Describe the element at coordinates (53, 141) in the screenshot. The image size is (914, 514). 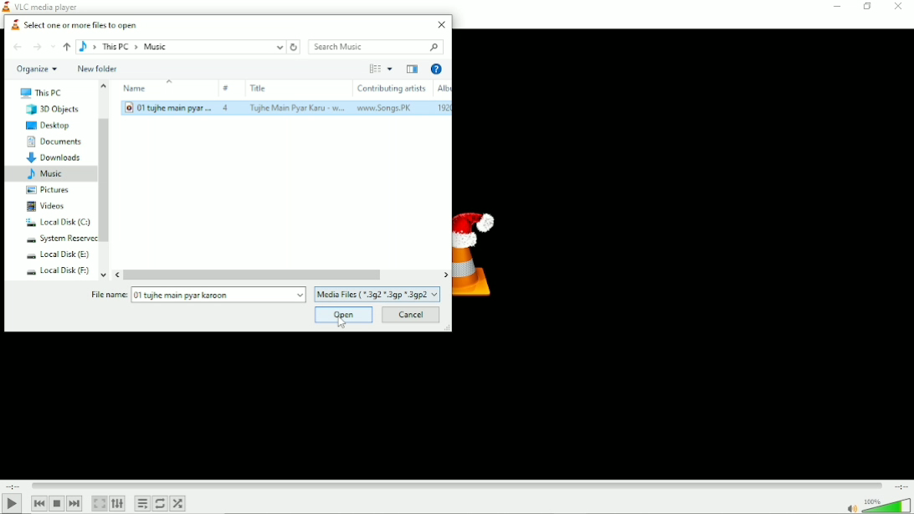
I see `Documents` at that location.